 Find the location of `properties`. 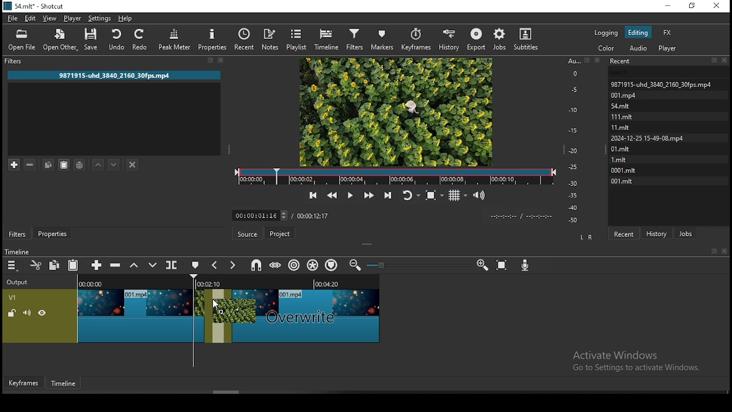

properties is located at coordinates (51, 234).